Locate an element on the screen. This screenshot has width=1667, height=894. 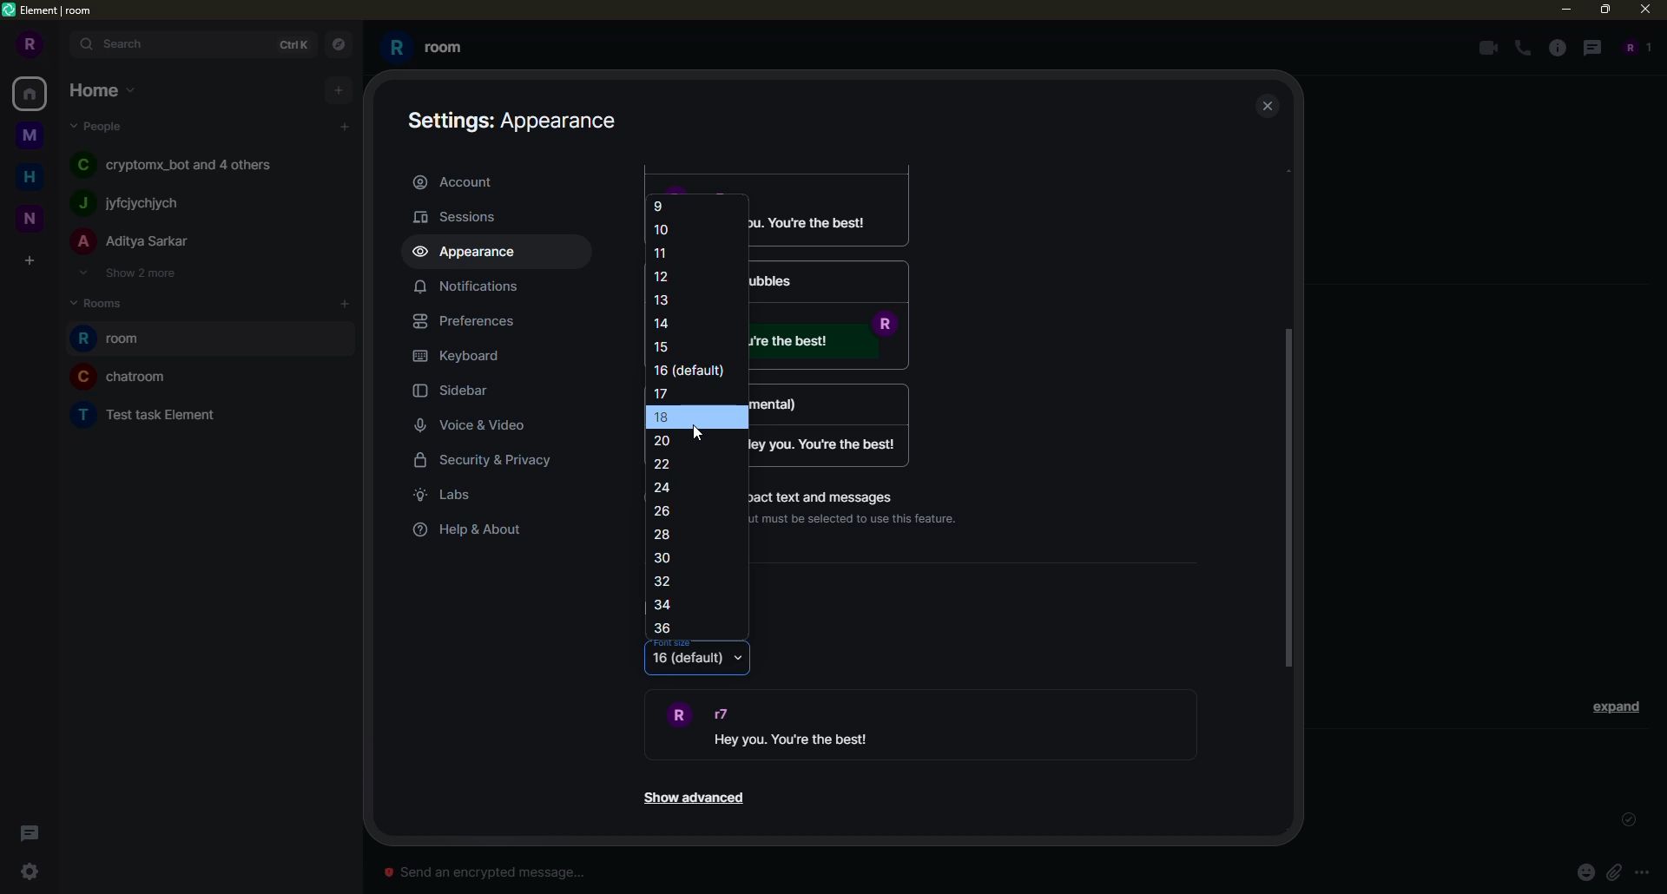
notifications is located at coordinates (465, 286).